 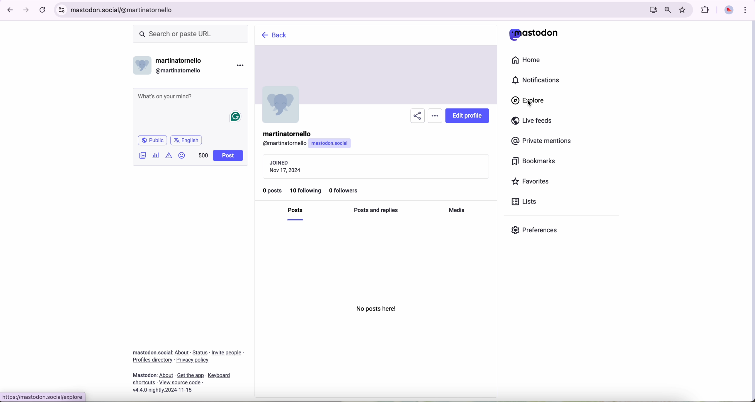 I want to click on media, so click(x=459, y=212).